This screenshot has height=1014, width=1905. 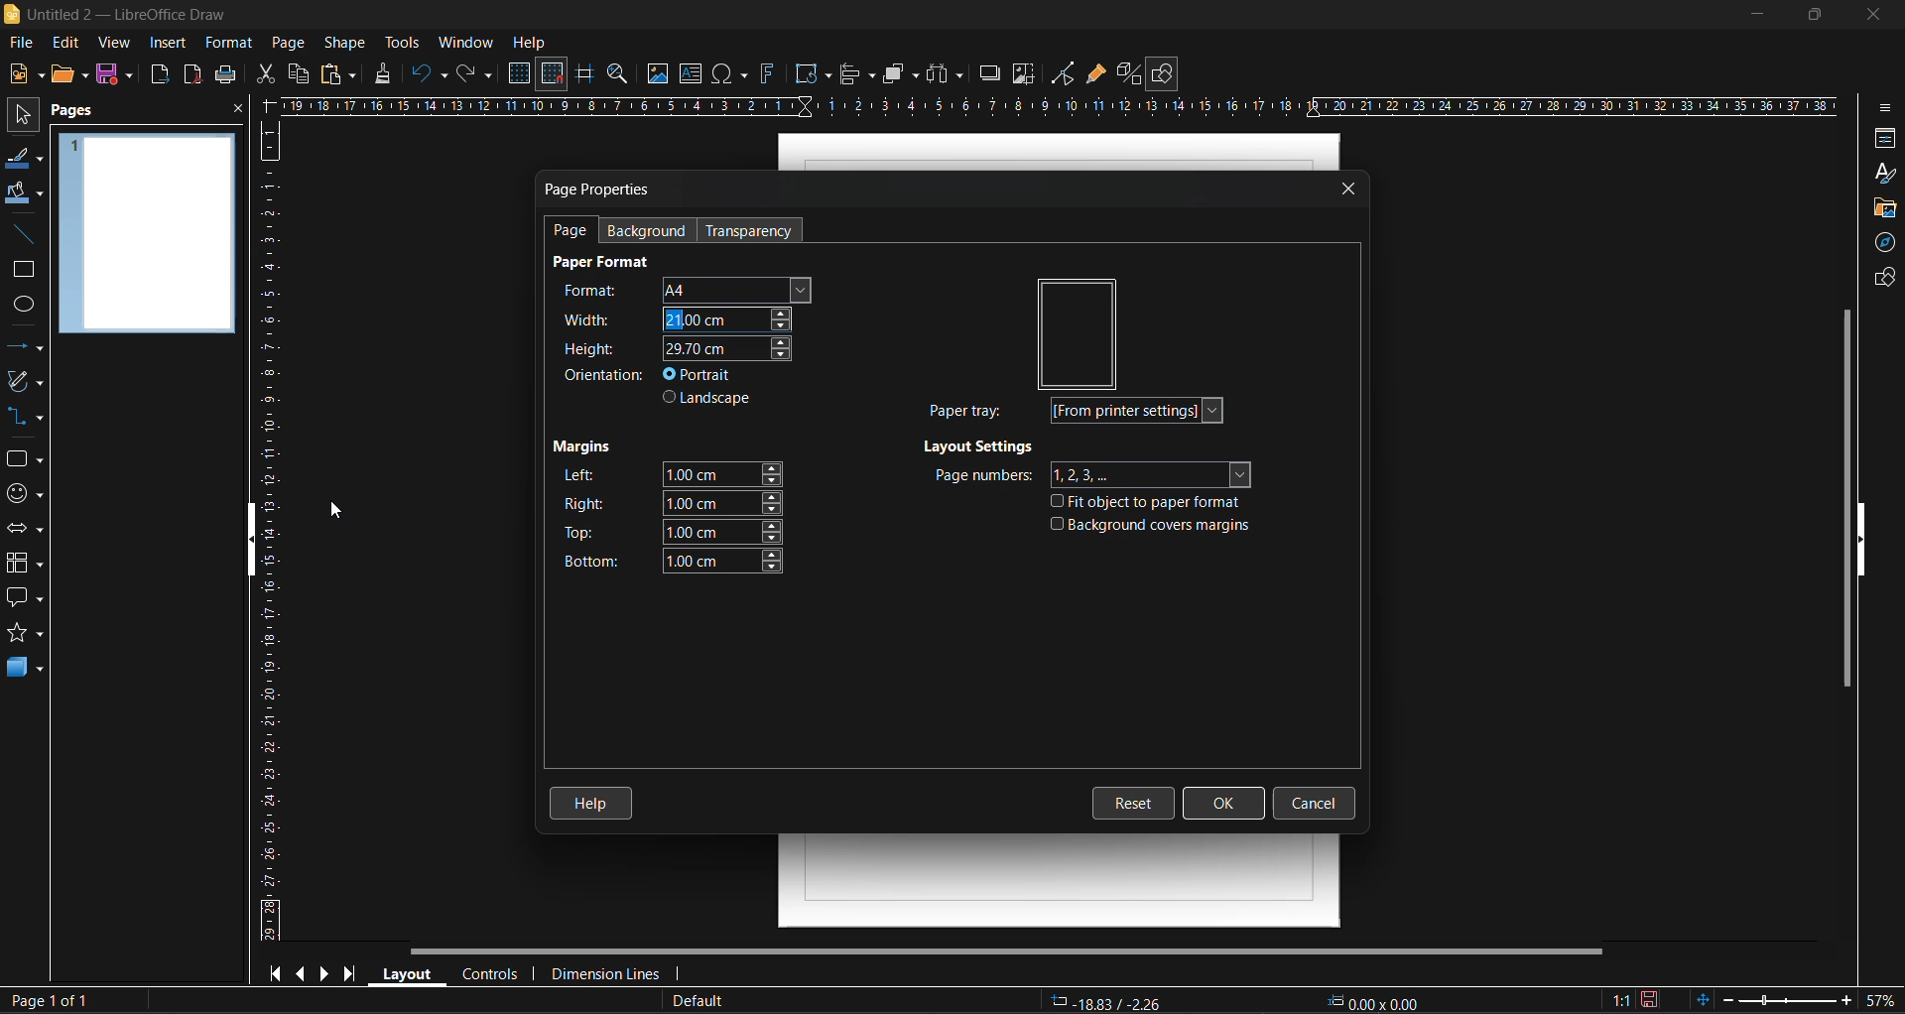 What do you see at coordinates (1809, 16) in the screenshot?
I see `maximize` at bounding box center [1809, 16].